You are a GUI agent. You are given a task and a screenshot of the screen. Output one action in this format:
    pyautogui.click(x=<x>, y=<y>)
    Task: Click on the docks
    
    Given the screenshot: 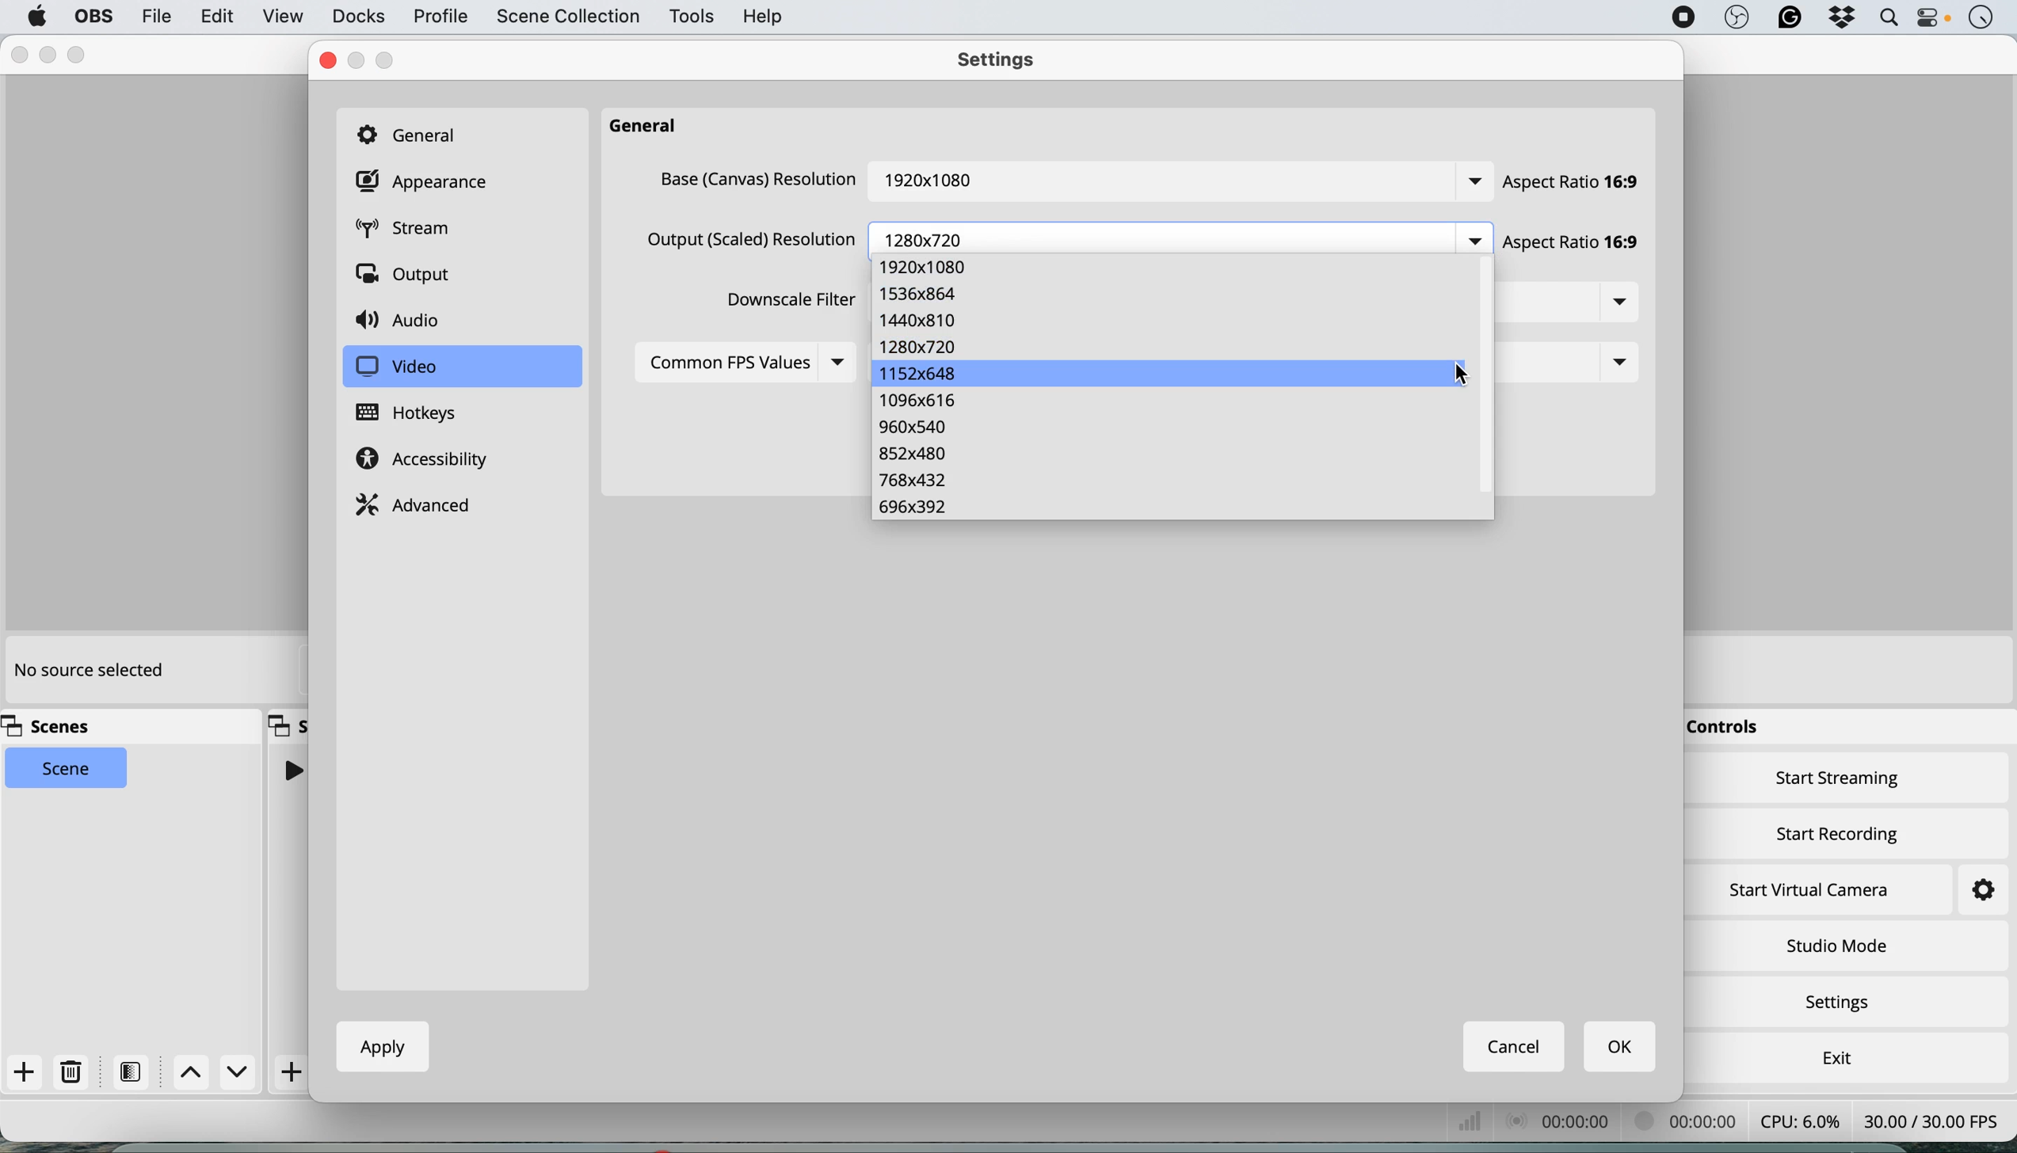 What is the action you would take?
    pyautogui.click(x=358, y=17)
    